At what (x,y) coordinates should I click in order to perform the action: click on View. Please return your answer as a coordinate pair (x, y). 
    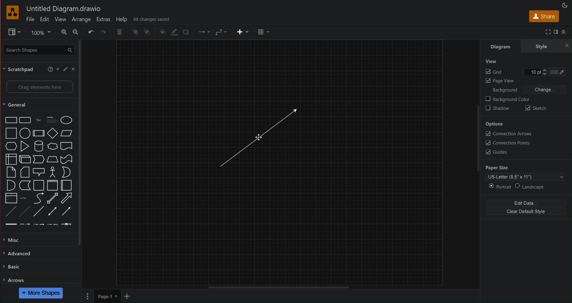
    Looking at the image, I should click on (11, 32).